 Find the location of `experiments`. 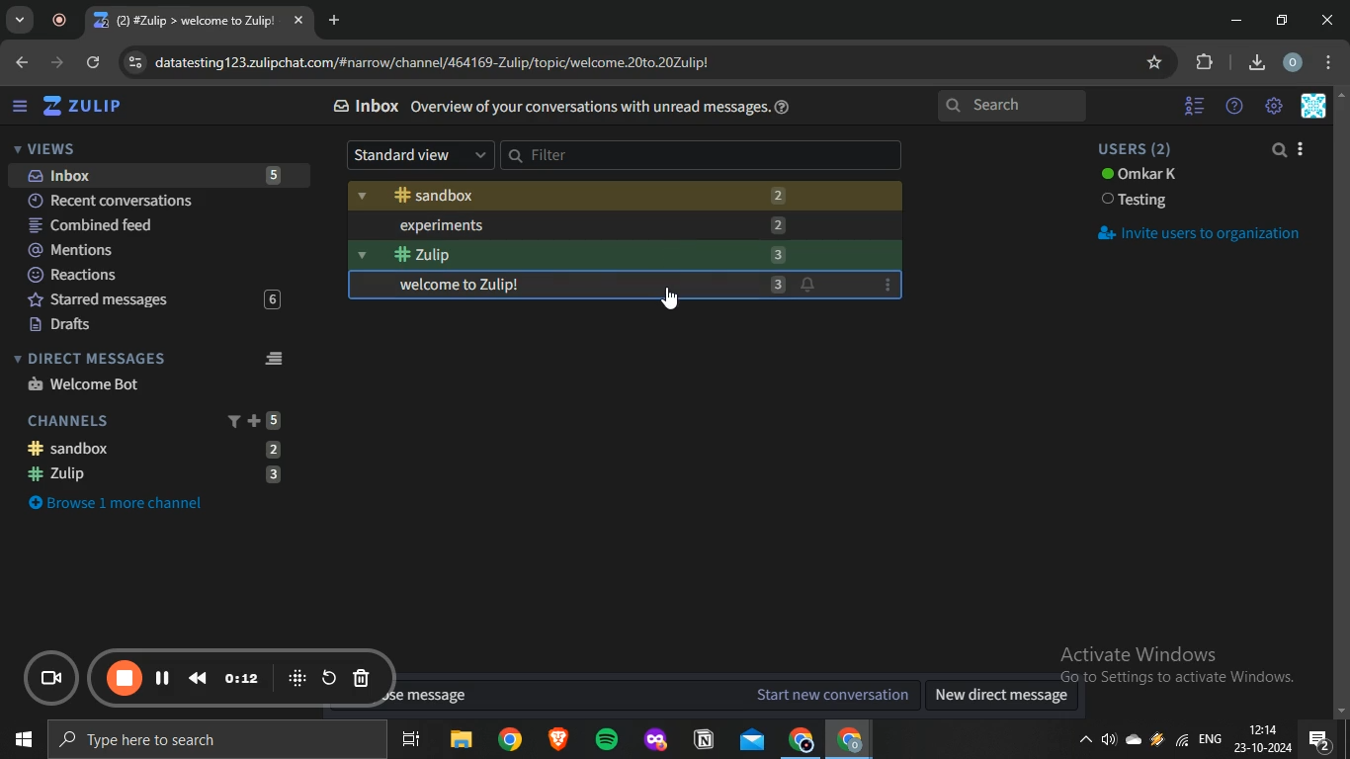

experiments is located at coordinates (627, 224).